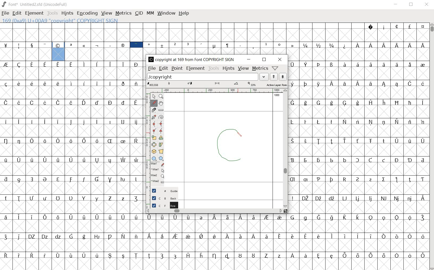  I want to click on help, so click(184, 13).